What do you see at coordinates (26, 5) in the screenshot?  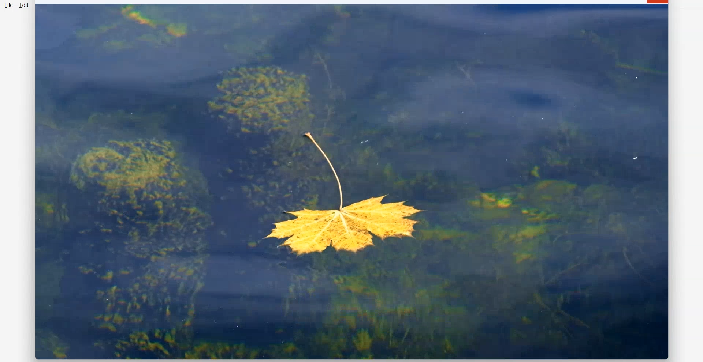 I see `edit` at bounding box center [26, 5].